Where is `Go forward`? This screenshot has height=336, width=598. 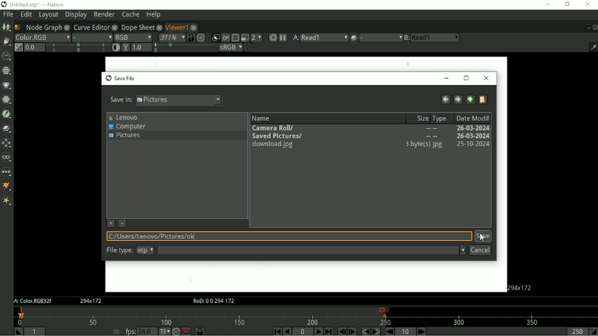 Go forward is located at coordinates (457, 100).